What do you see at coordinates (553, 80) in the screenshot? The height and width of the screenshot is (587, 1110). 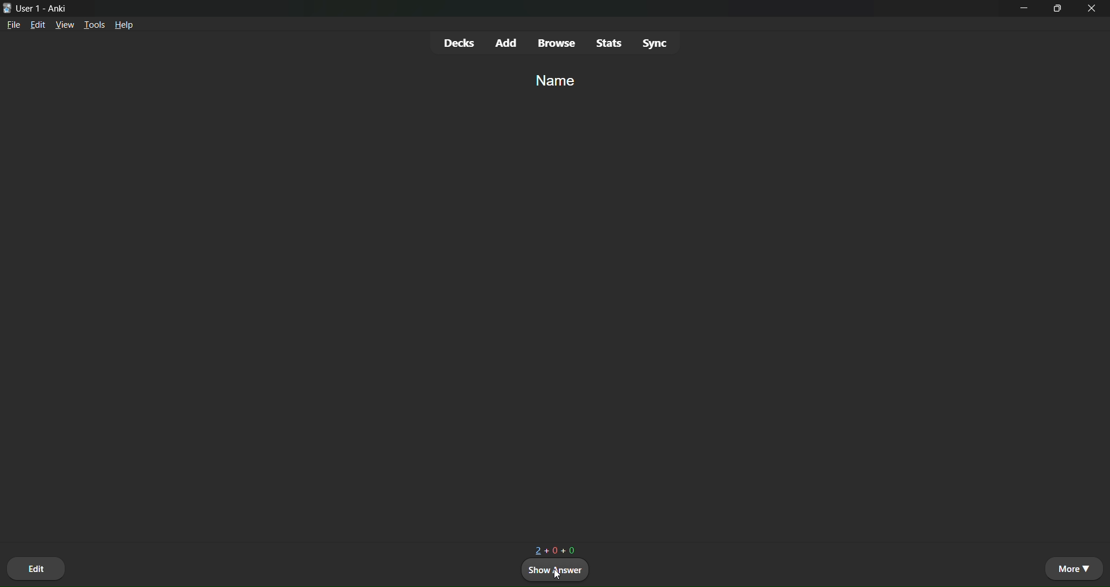 I see `name` at bounding box center [553, 80].